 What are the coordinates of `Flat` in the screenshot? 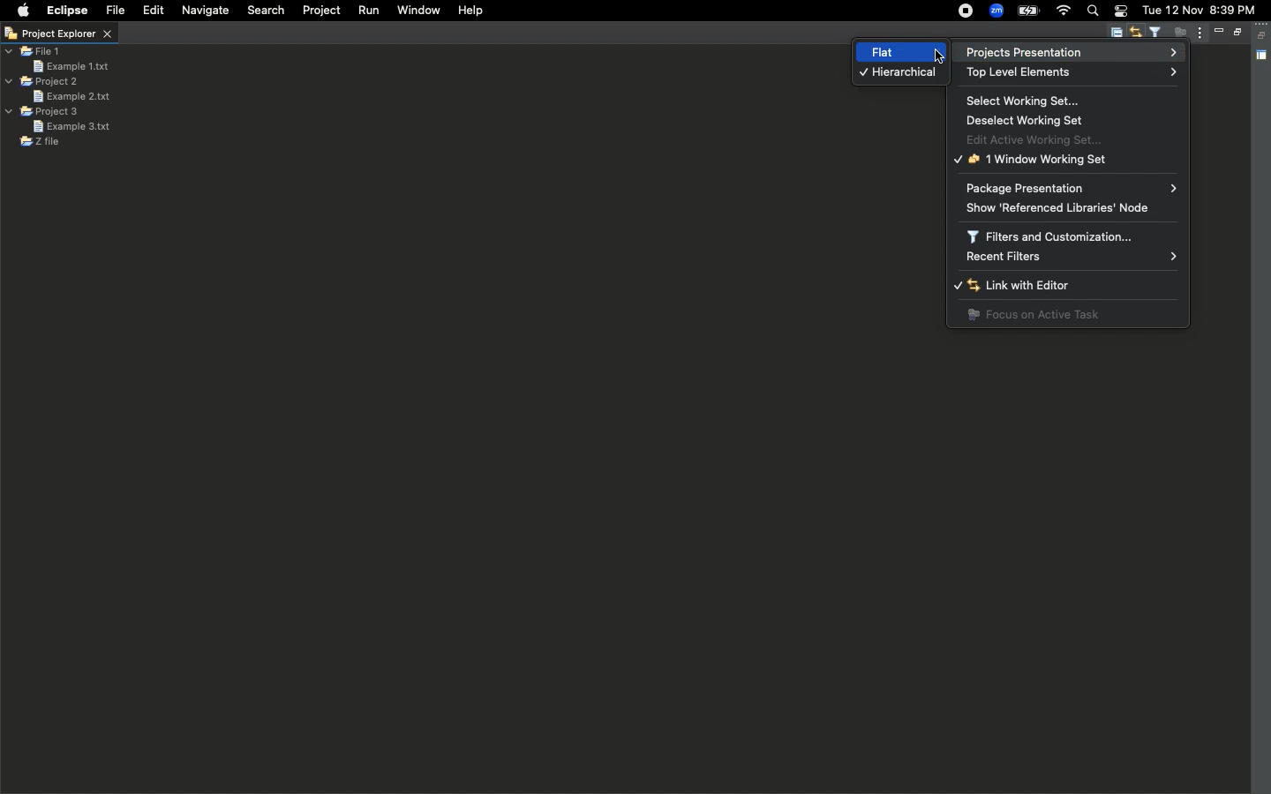 It's located at (876, 53).